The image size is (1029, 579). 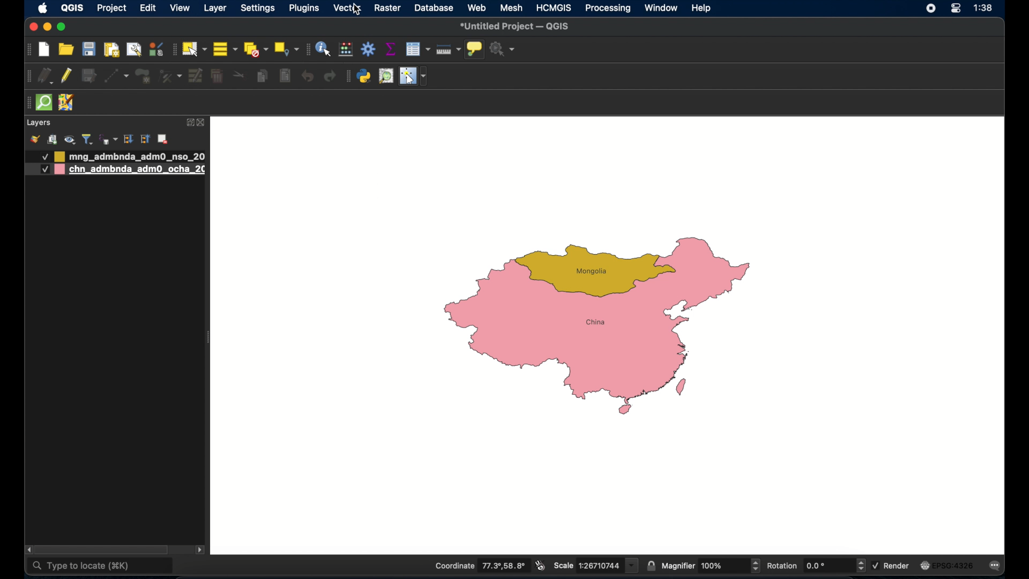 I want to click on type to locate, so click(x=101, y=567).